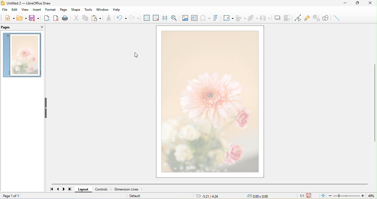 This screenshot has width=377, height=199. I want to click on align object, so click(240, 18).